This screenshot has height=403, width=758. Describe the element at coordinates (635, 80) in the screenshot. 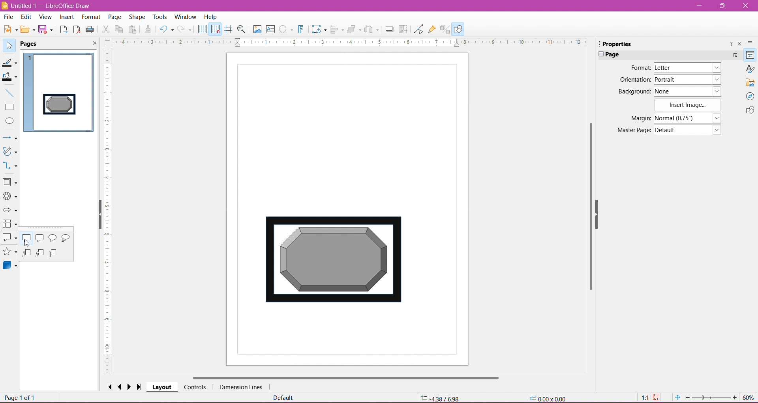

I see `Orientation` at that location.